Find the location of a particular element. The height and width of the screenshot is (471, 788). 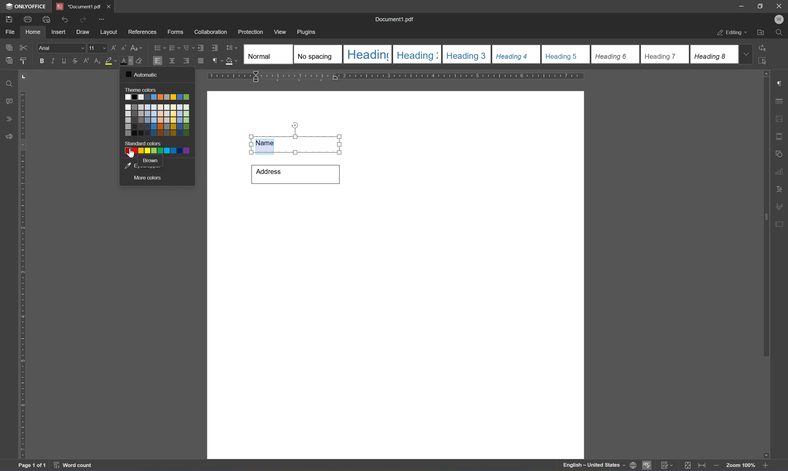

comment is located at coordinates (8, 101).